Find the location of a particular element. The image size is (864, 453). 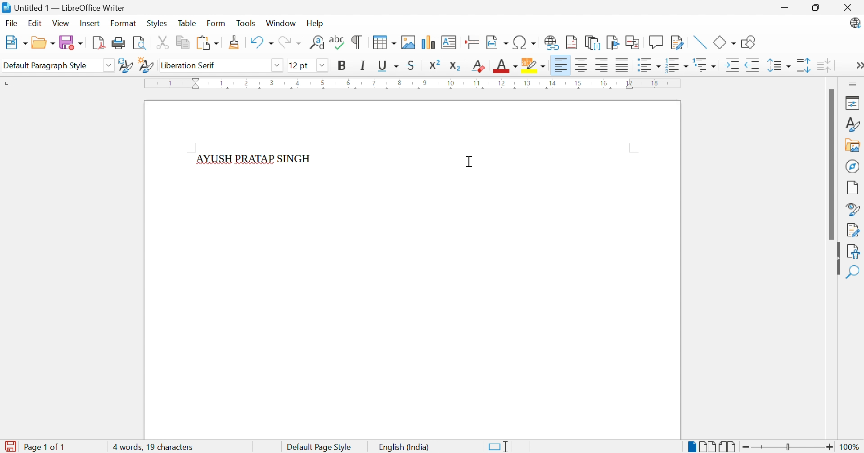

English (India) is located at coordinates (406, 447).